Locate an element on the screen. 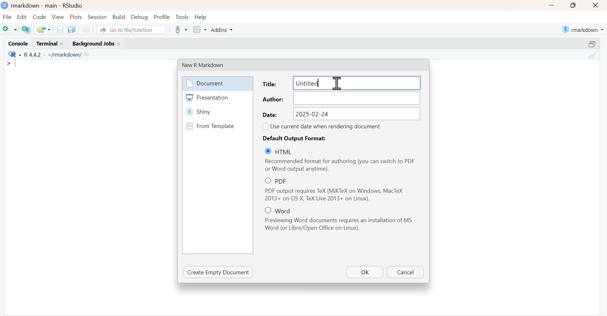 This screenshot has height=316, width=607. HTML is located at coordinates (283, 151).